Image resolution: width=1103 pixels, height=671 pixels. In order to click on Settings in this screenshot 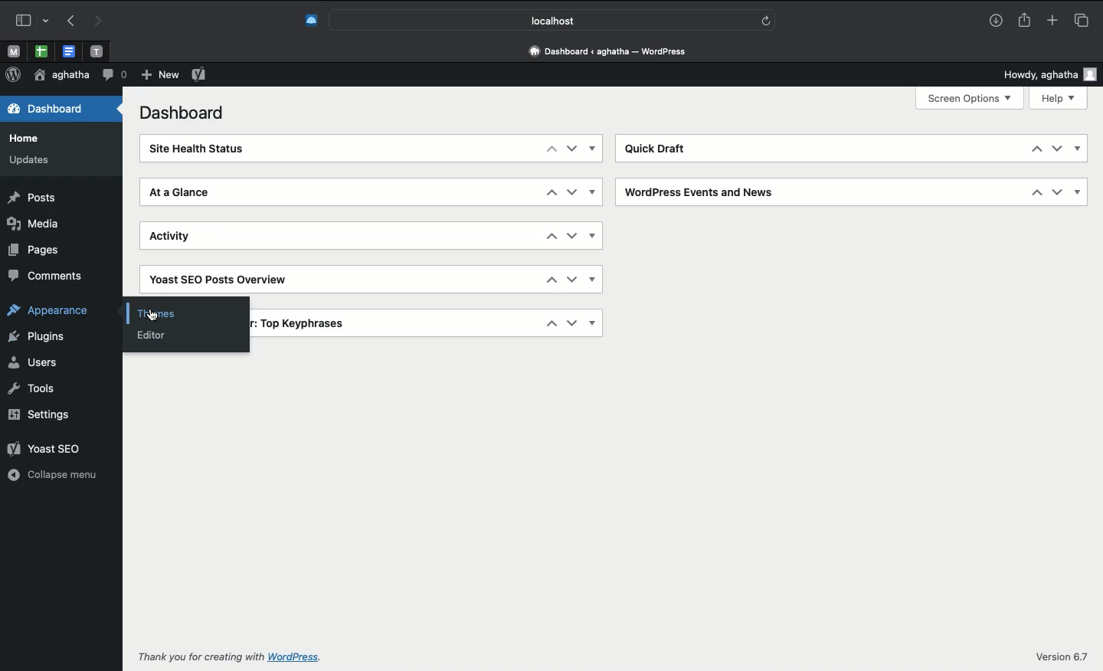, I will do `click(38, 414)`.